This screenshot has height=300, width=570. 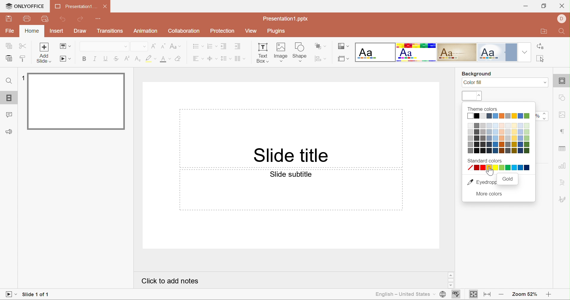 What do you see at coordinates (292, 157) in the screenshot?
I see `Slide Title` at bounding box center [292, 157].